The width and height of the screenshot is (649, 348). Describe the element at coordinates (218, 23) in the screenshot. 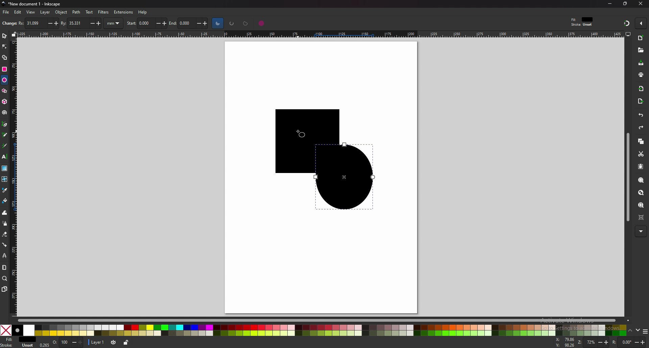

I see `slice` at that location.